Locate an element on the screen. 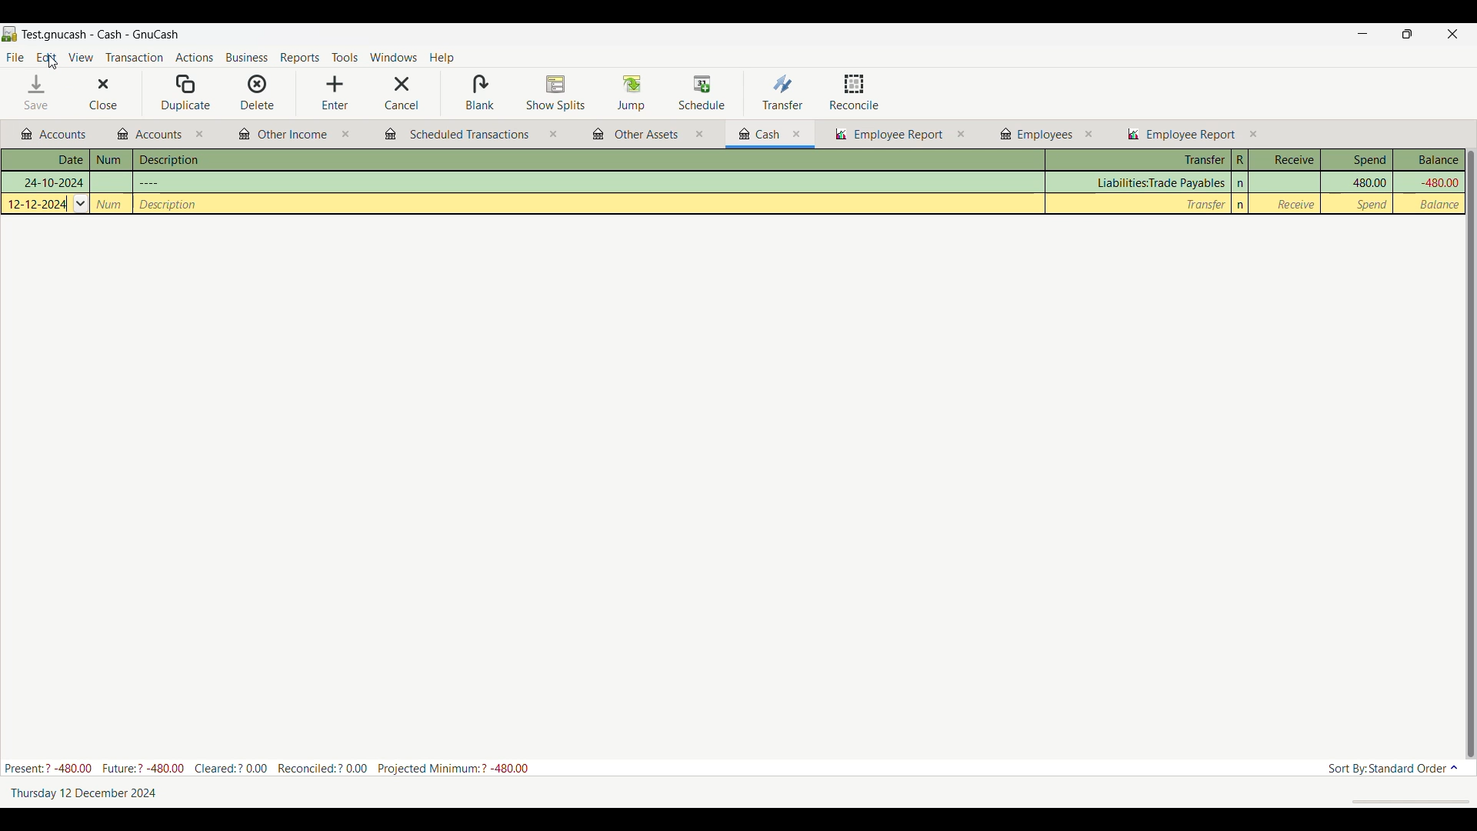   is located at coordinates (150, 182).